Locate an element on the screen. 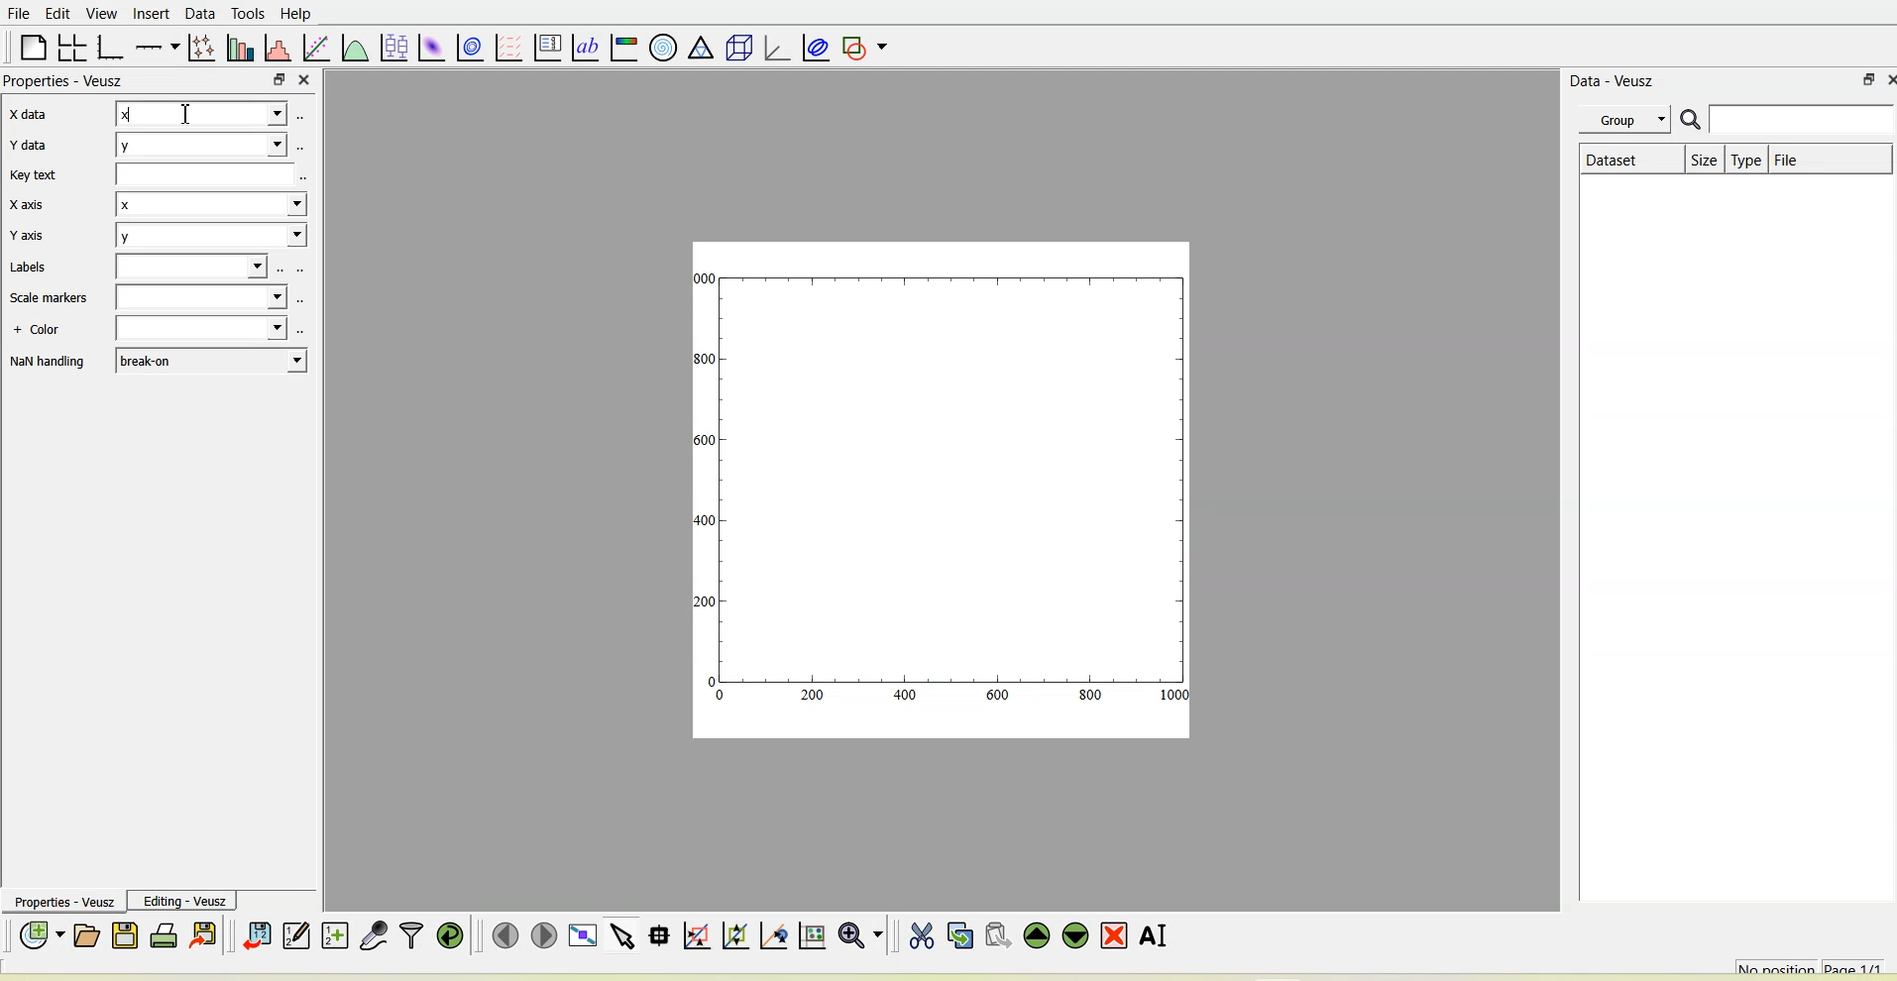  close is located at coordinates (305, 80).